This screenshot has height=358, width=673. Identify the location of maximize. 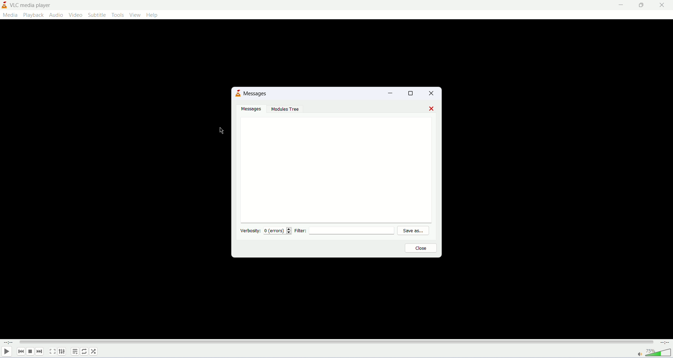
(413, 94).